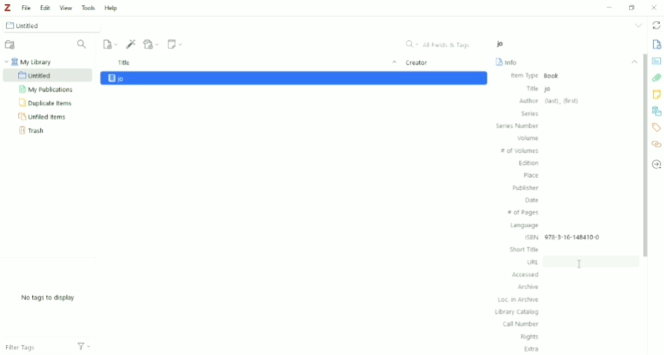 This screenshot has height=355, width=664. Describe the element at coordinates (152, 44) in the screenshot. I see `Add Attachment` at that location.